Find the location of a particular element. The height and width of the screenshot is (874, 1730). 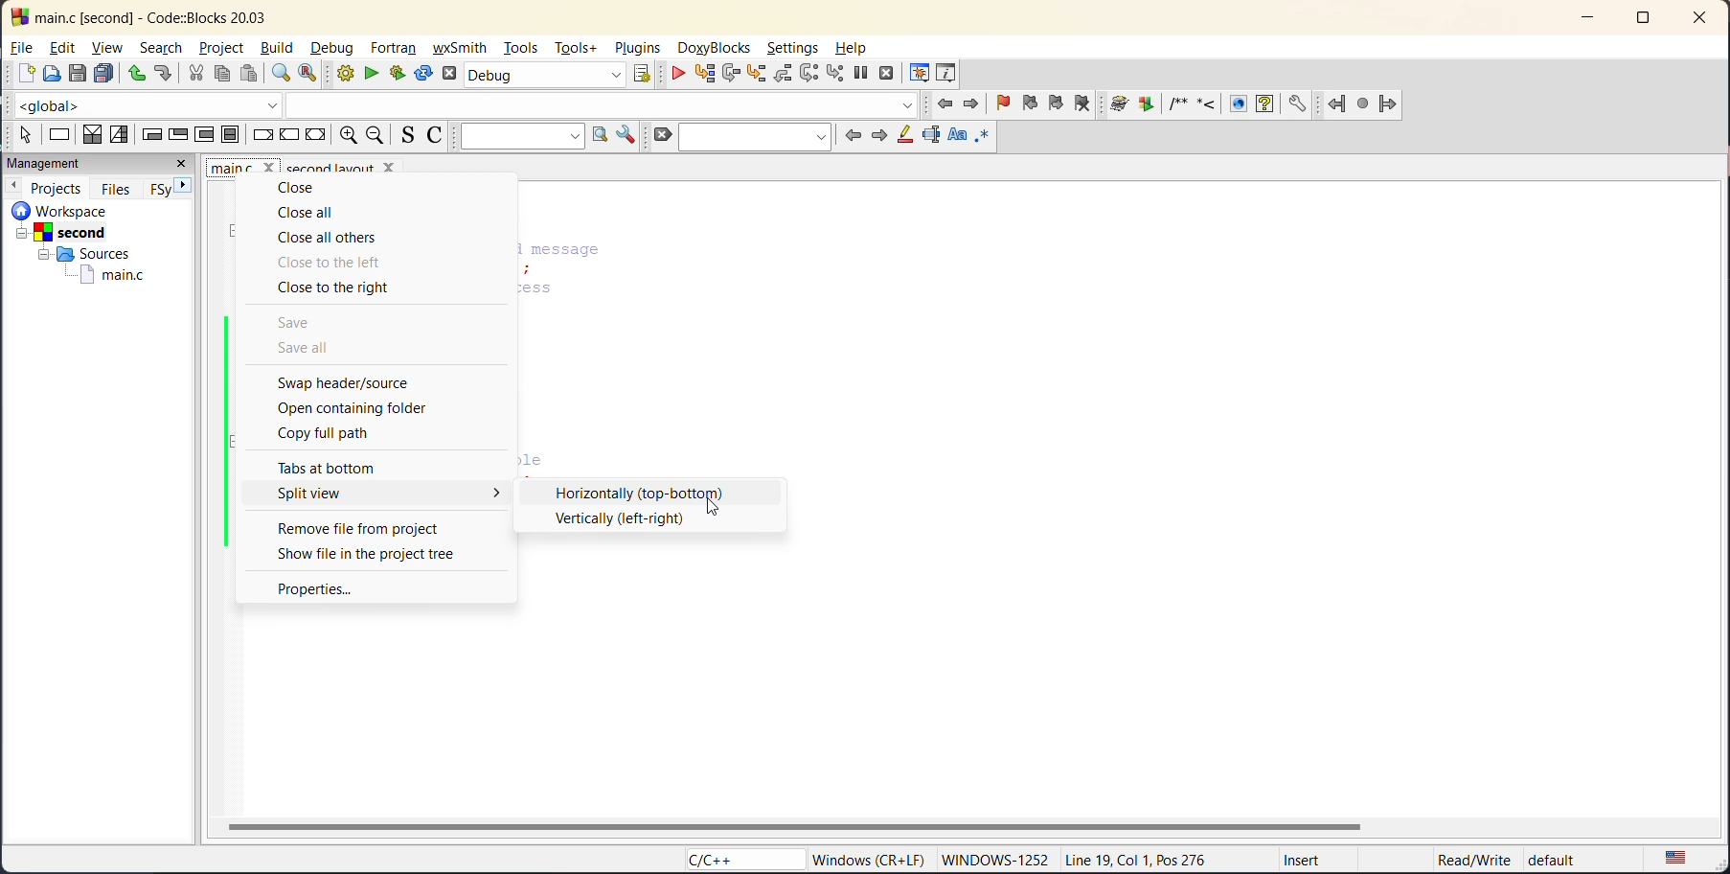

toggle comments is located at coordinates (435, 135).